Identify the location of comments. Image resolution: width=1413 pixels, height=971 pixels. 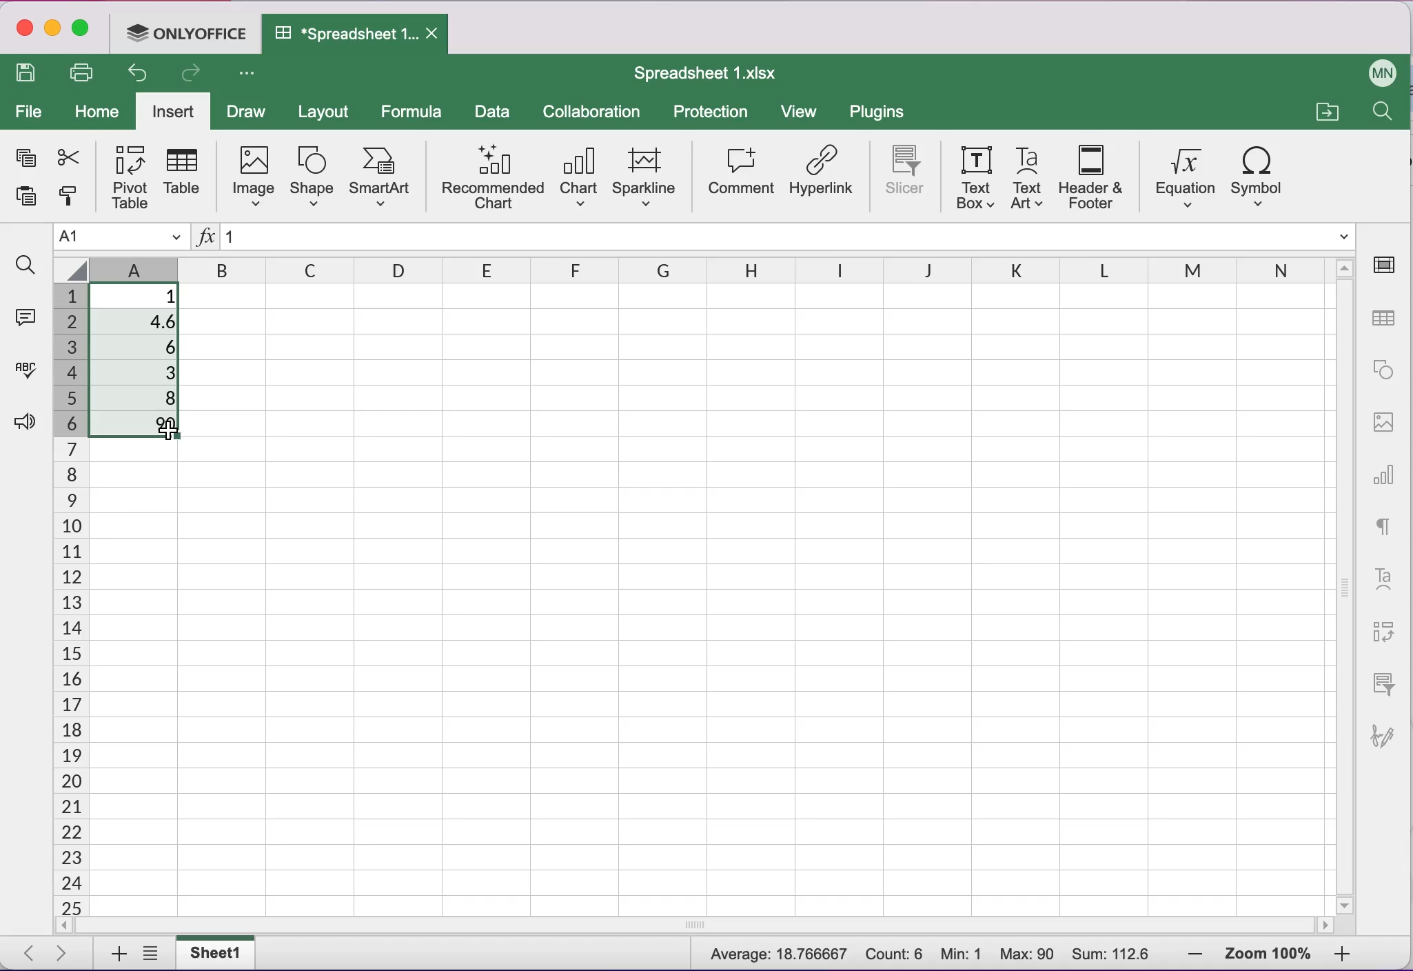
(26, 319).